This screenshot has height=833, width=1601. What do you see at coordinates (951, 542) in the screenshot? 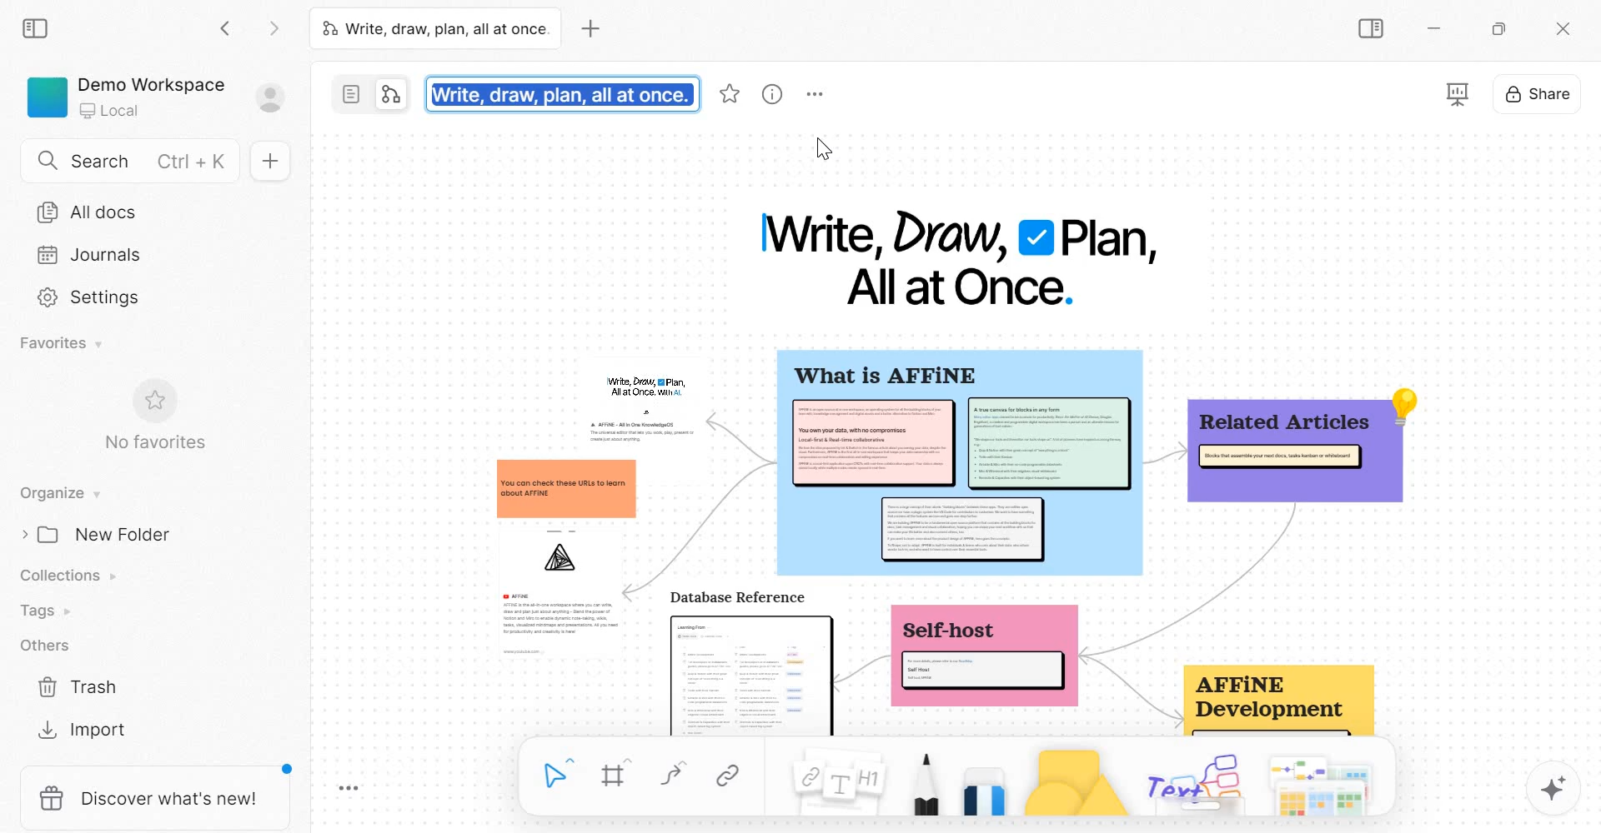
I see `mind map` at bounding box center [951, 542].